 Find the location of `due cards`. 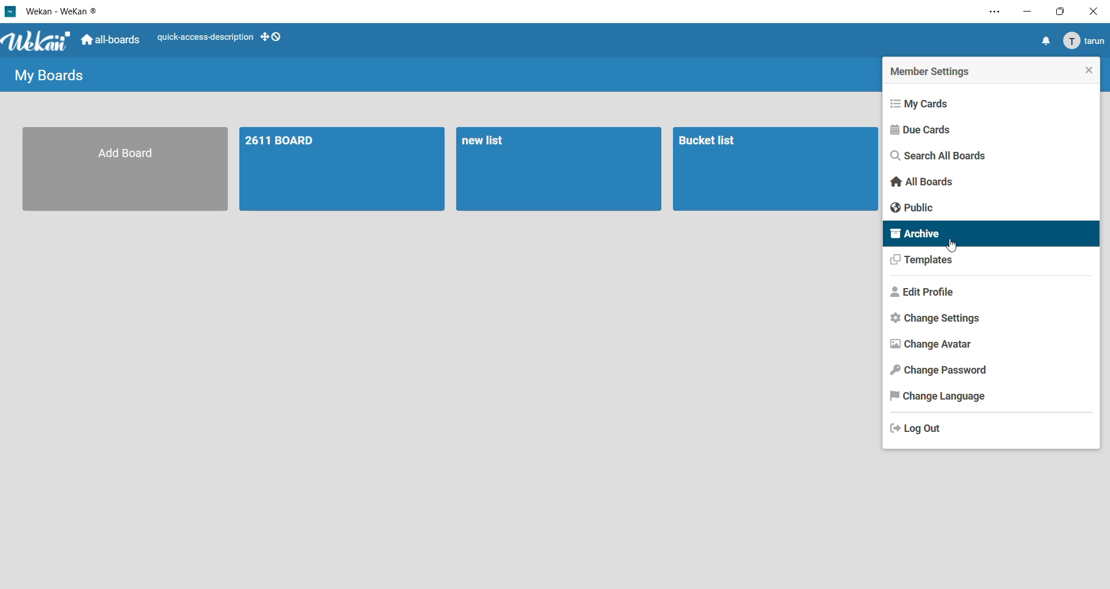

due cards is located at coordinates (926, 129).